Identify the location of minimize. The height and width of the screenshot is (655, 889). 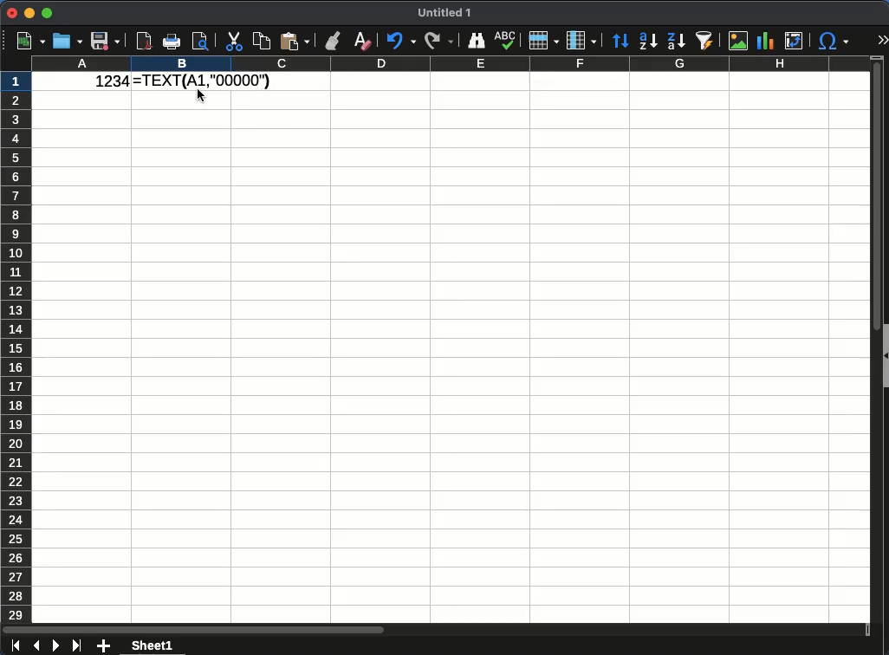
(29, 12).